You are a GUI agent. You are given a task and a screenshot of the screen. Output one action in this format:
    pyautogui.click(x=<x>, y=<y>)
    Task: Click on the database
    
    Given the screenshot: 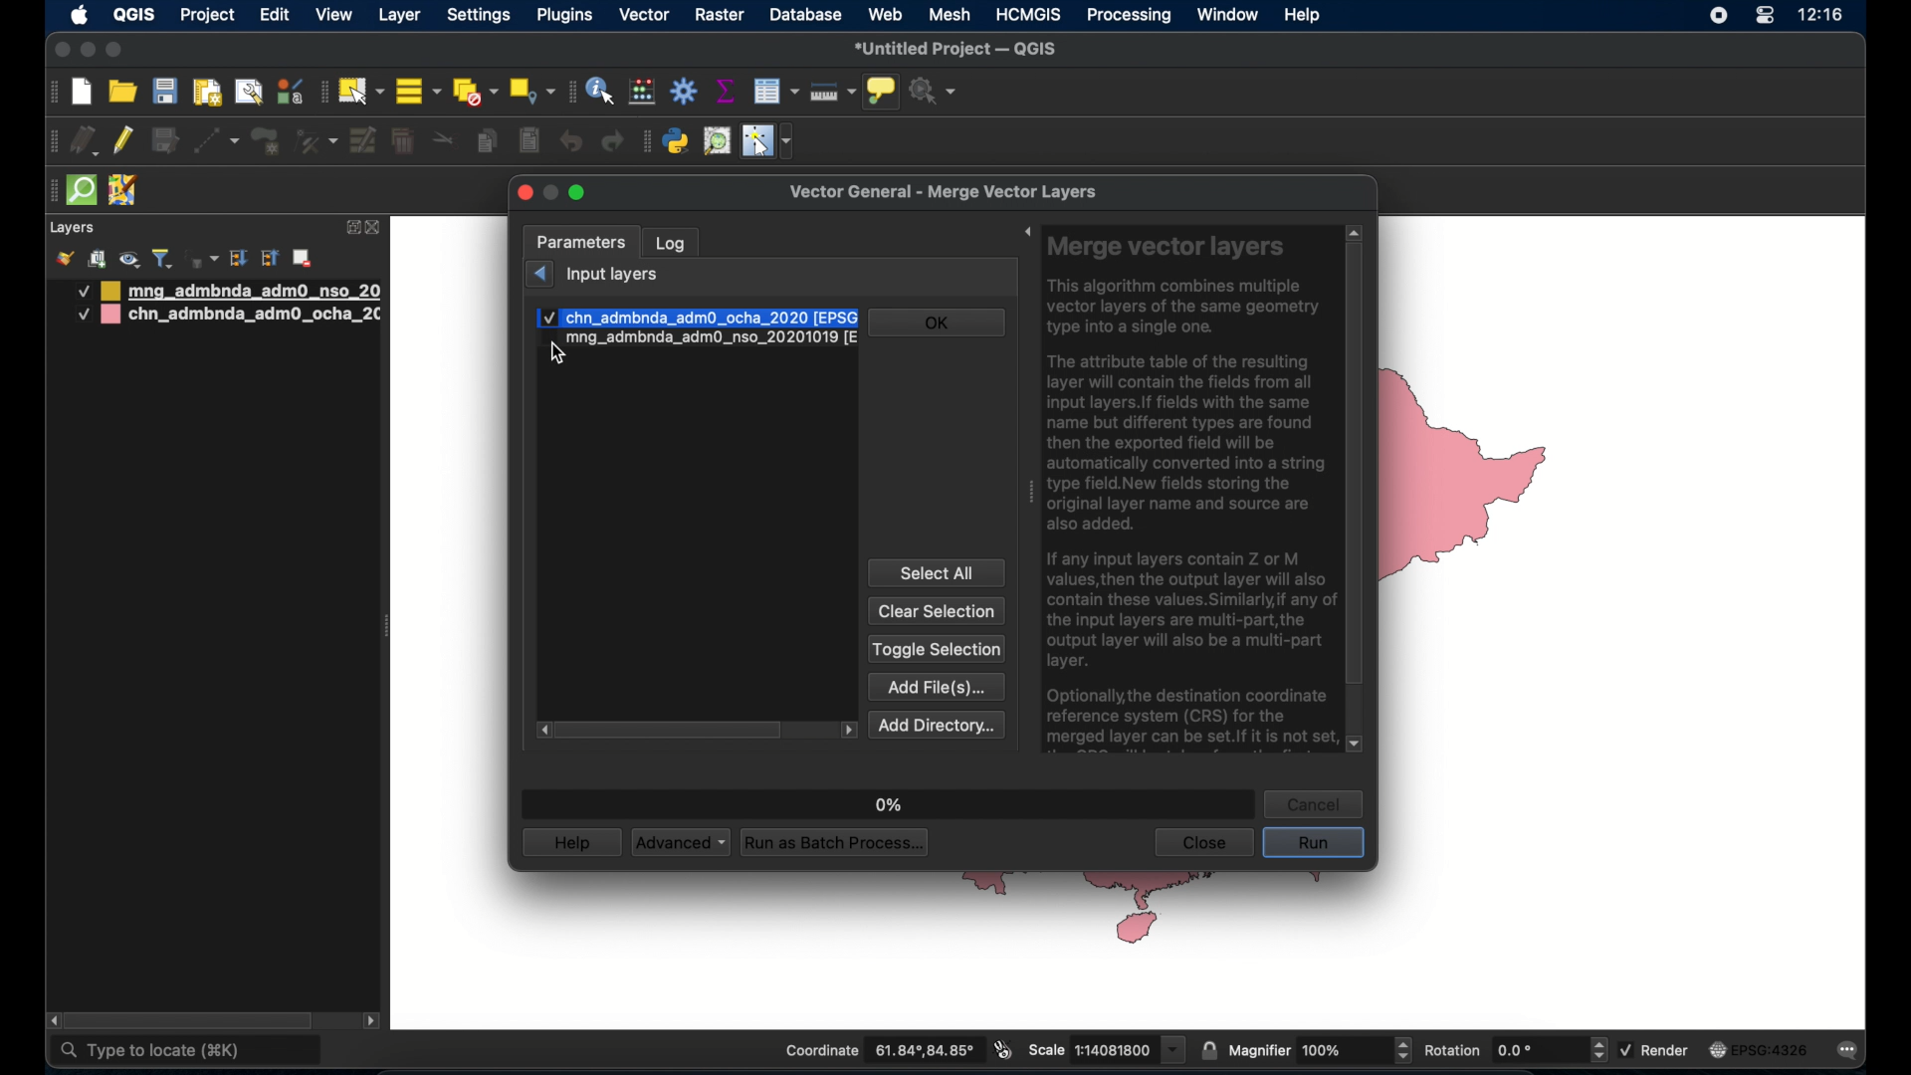 What is the action you would take?
    pyautogui.click(x=806, y=16)
    